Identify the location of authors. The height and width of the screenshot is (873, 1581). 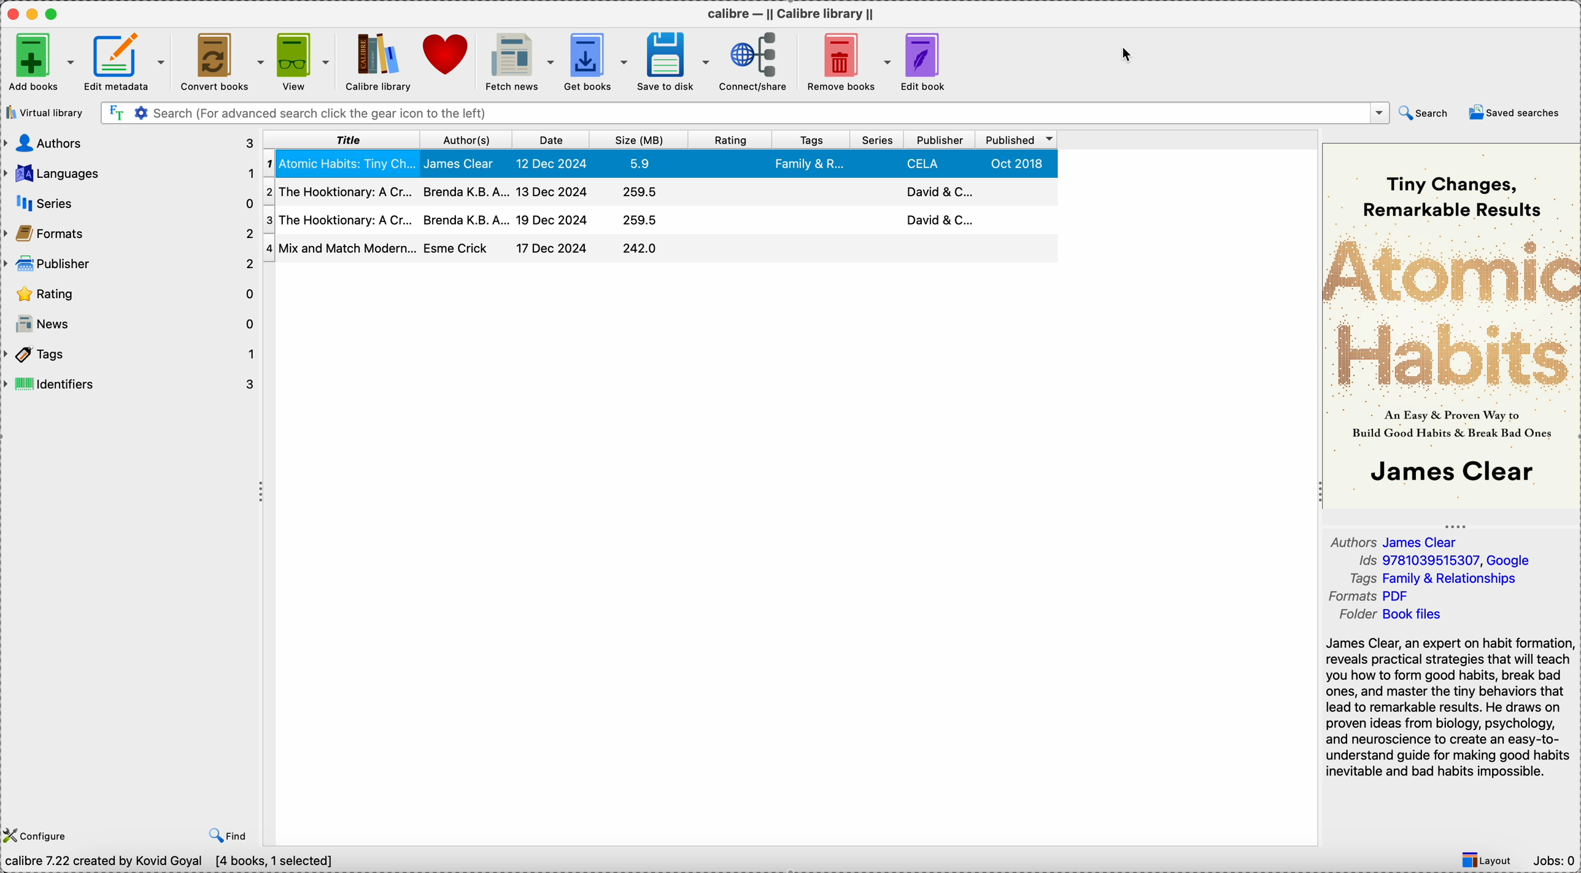
(128, 144).